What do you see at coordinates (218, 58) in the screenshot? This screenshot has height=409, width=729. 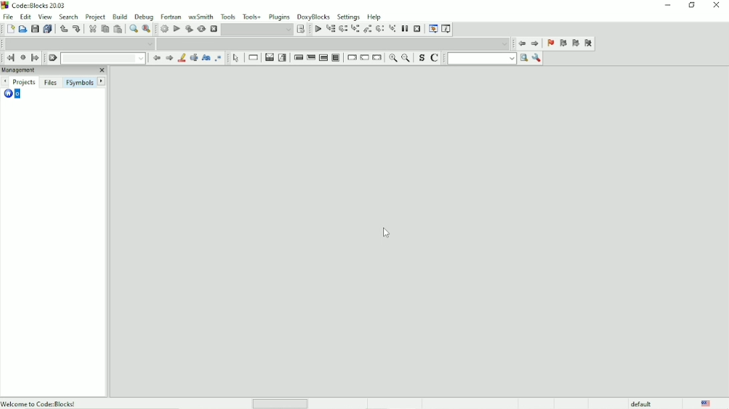 I see `Use regex` at bounding box center [218, 58].